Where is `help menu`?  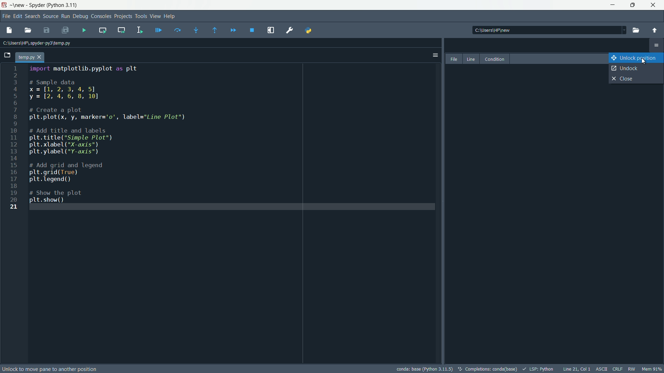
help menu is located at coordinates (170, 17).